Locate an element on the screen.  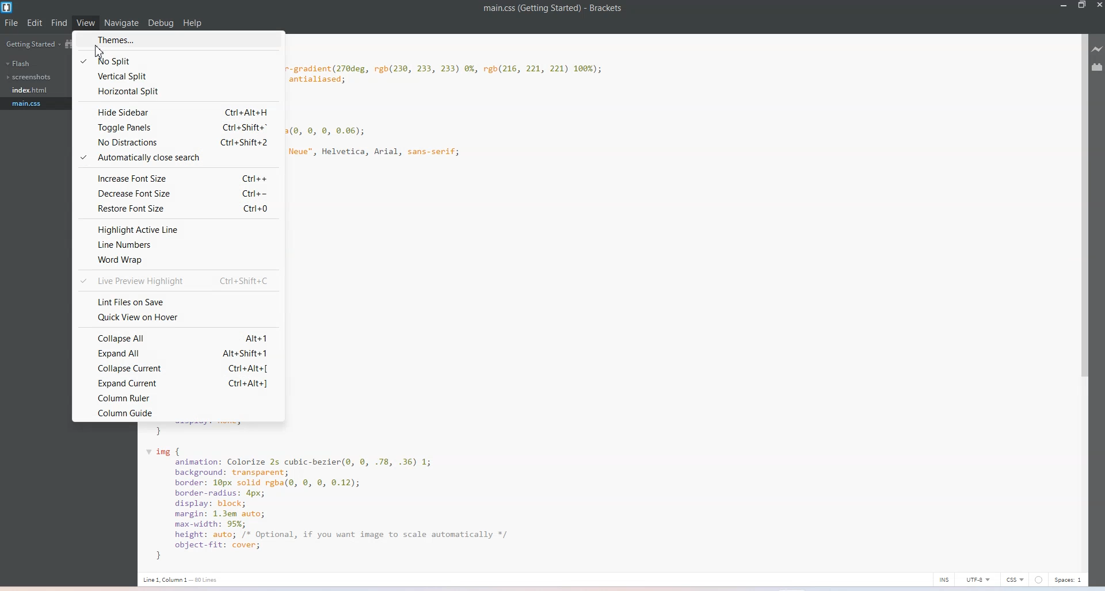
Help is located at coordinates (193, 23).